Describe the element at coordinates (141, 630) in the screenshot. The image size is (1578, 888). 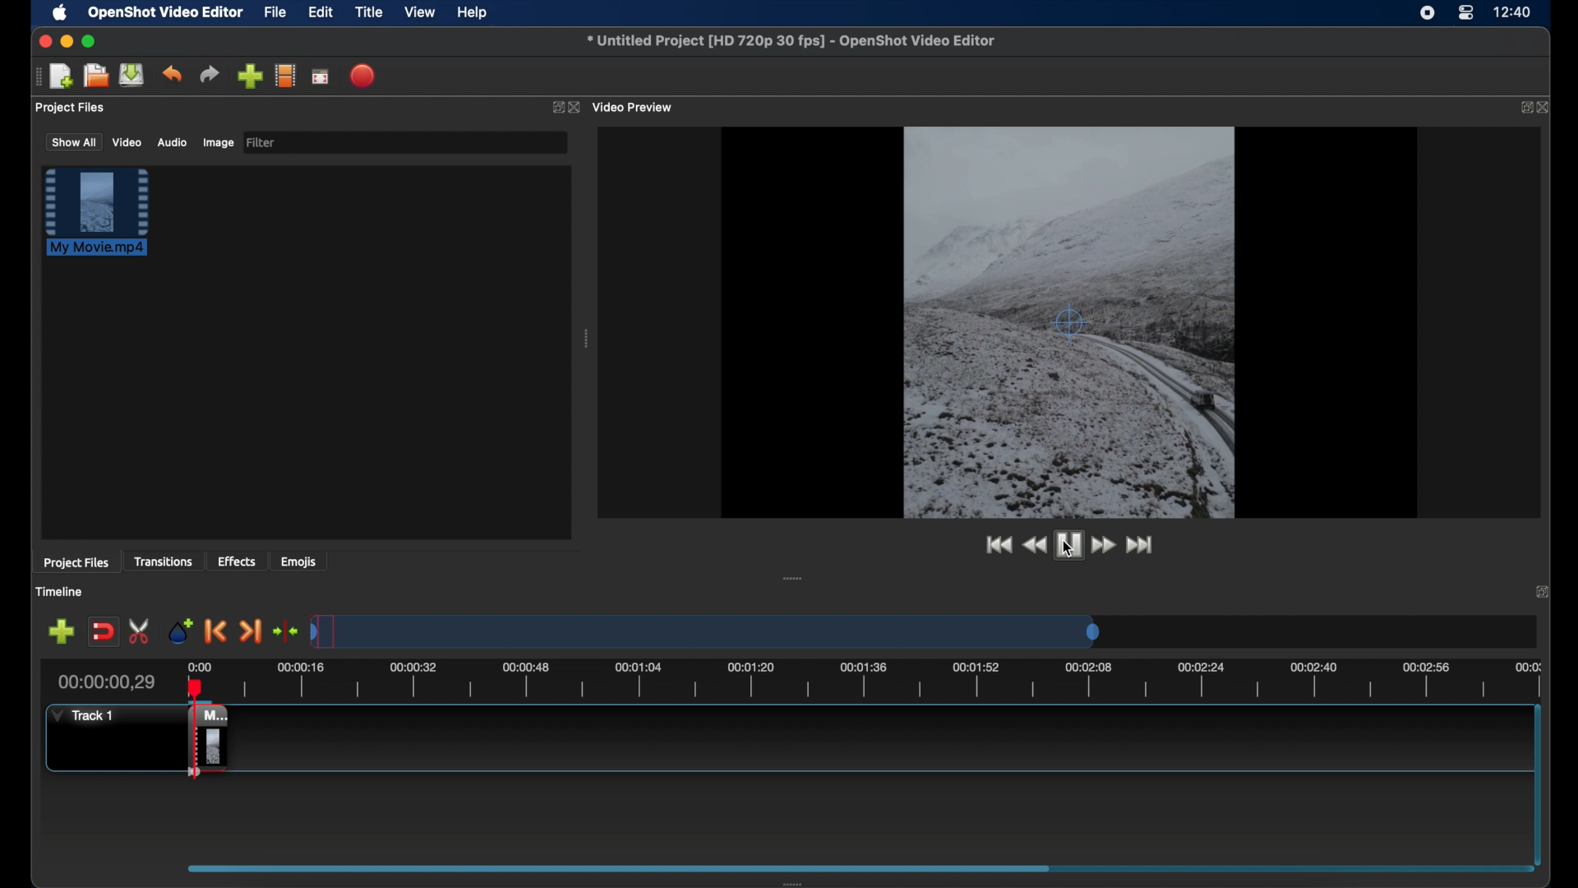
I see `enable razor` at that location.